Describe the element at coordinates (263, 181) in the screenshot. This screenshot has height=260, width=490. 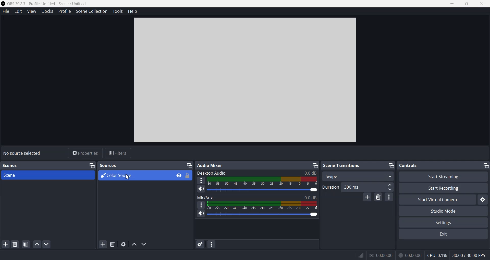
I see `Volume Indicator` at that location.